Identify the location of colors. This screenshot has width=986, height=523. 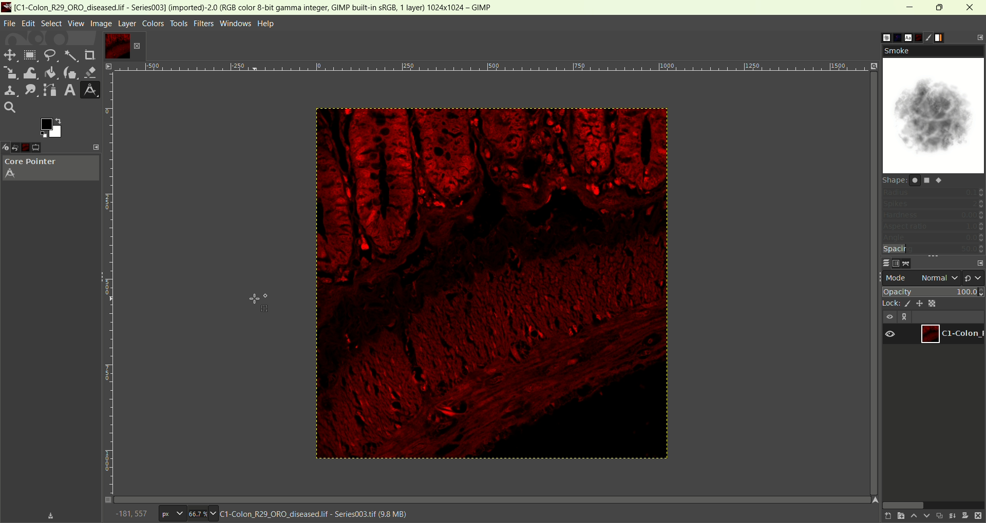
(154, 24).